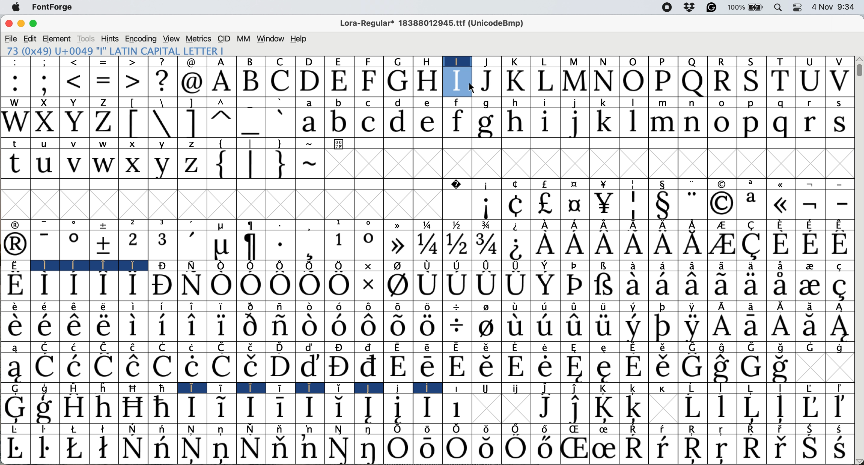  What do you see at coordinates (427, 123) in the screenshot?
I see `e` at bounding box center [427, 123].